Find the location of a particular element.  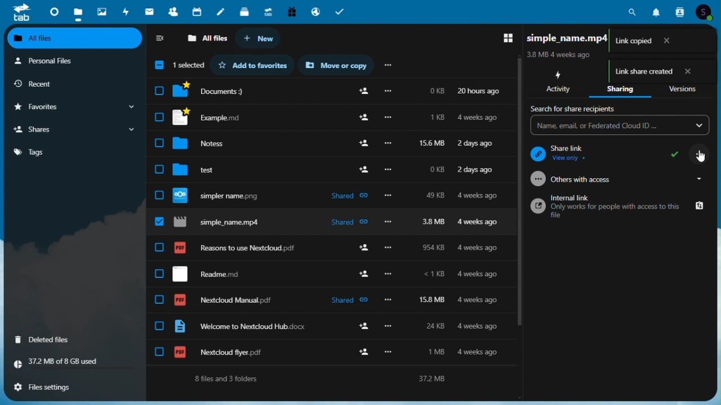

Vertical scroll bar is located at coordinates (716, 209).